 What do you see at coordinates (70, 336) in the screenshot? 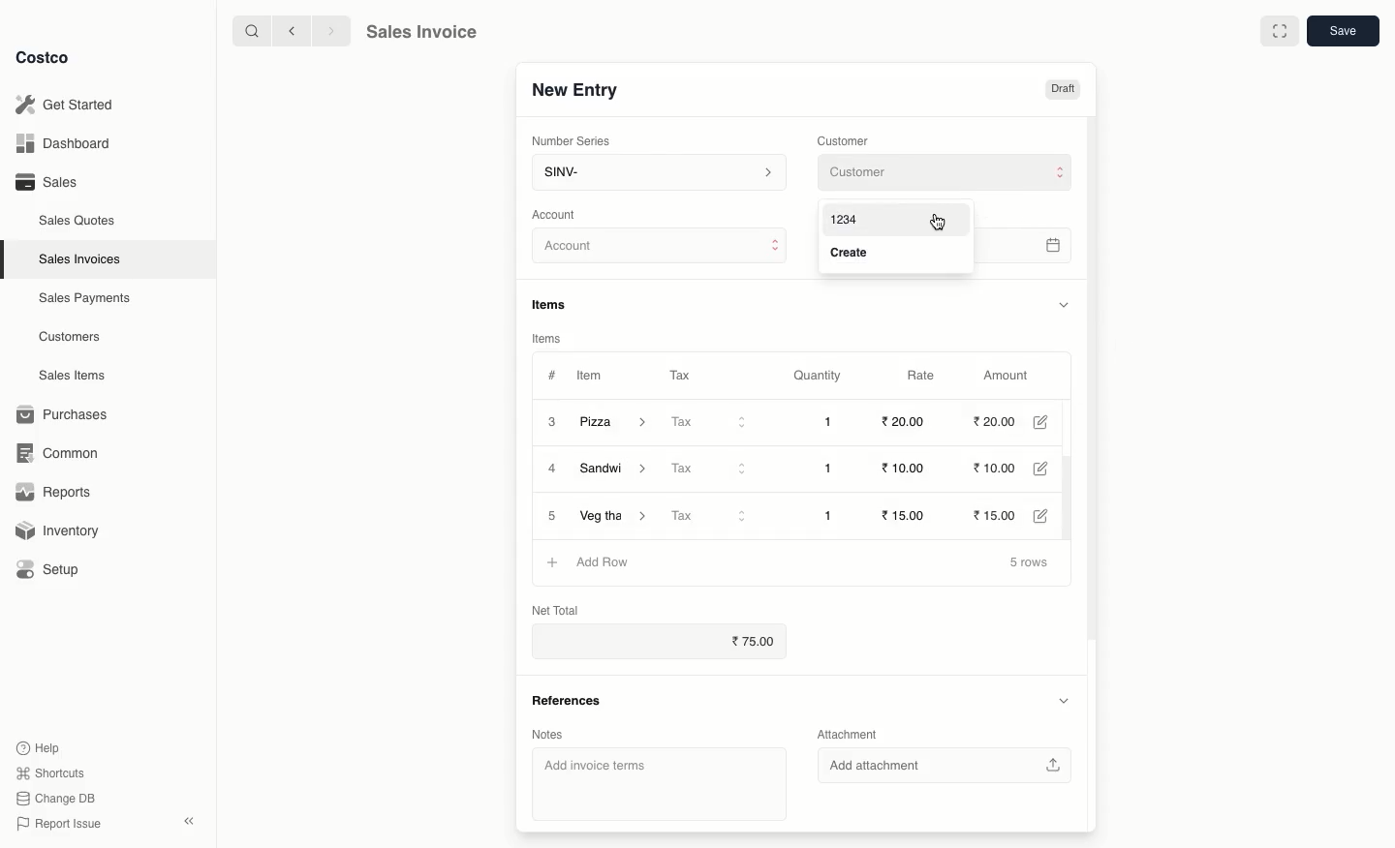
I see `Customers` at bounding box center [70, 336].